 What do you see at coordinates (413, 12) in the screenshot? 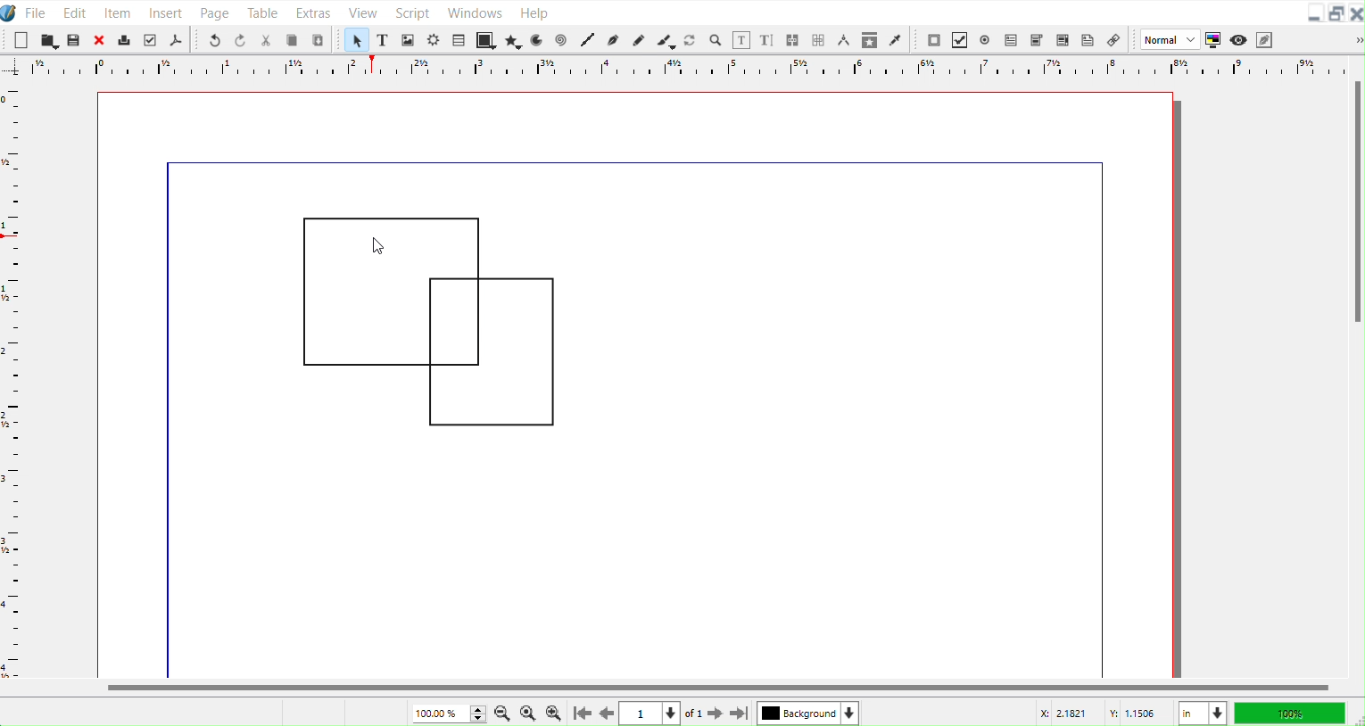
I see `Script` at bounding box center [413, 12].